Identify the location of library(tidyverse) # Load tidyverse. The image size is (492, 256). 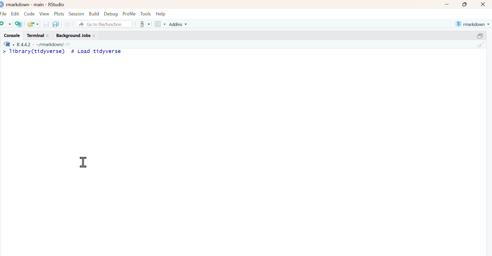
(65, 52).